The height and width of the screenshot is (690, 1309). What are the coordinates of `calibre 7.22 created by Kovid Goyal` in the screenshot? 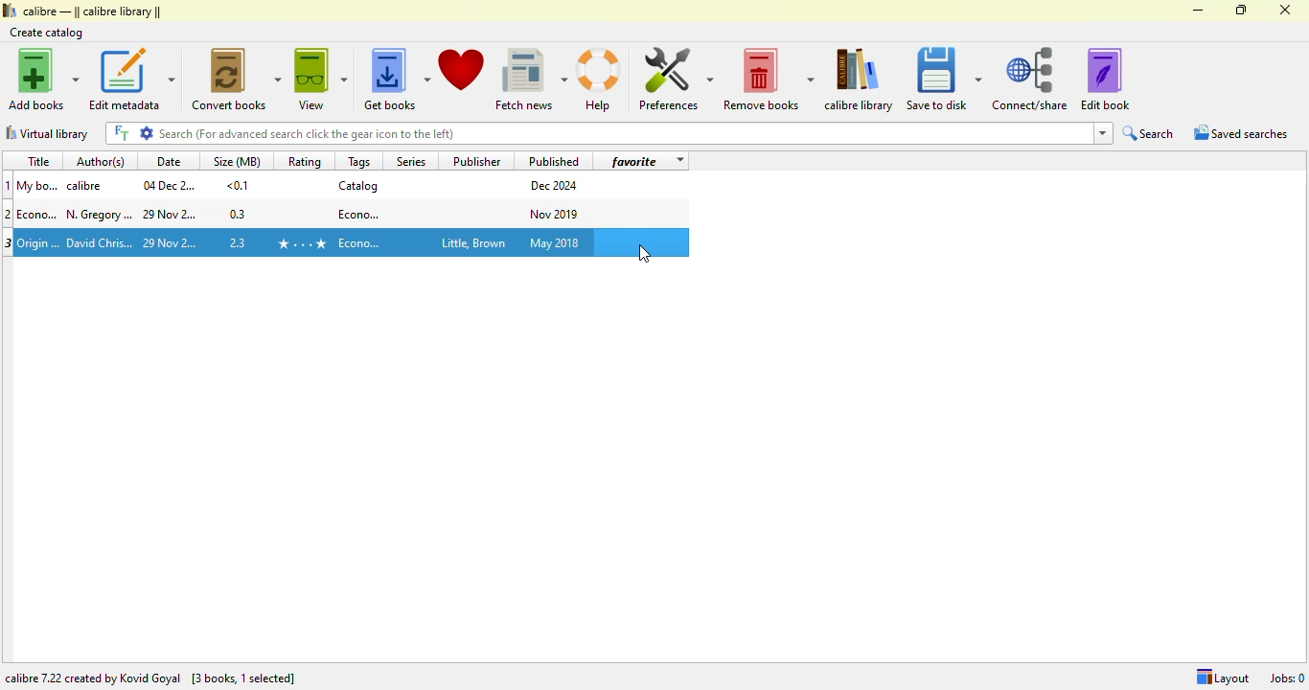 It's located at (93, 678).